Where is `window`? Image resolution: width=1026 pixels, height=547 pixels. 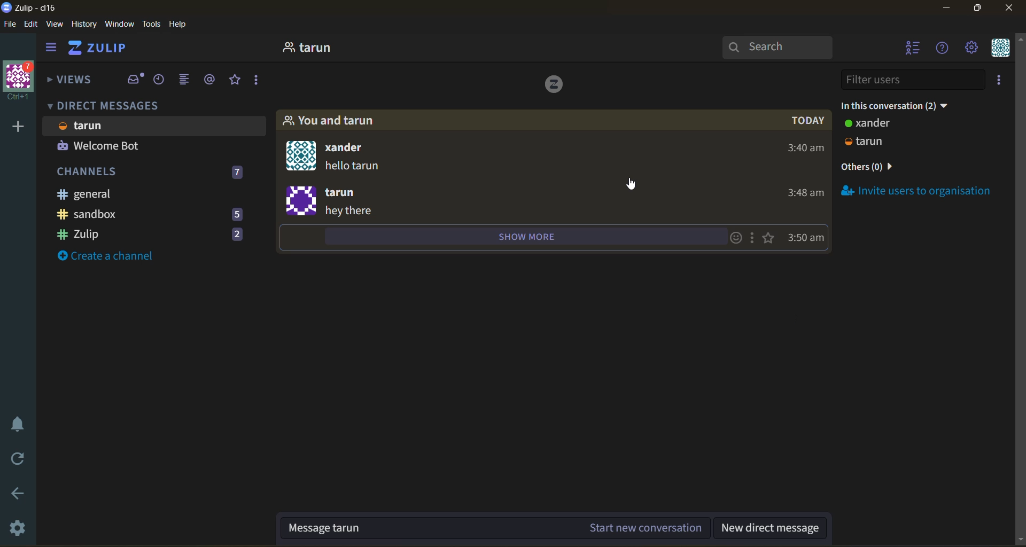
window is located at coordinates (121, 26).